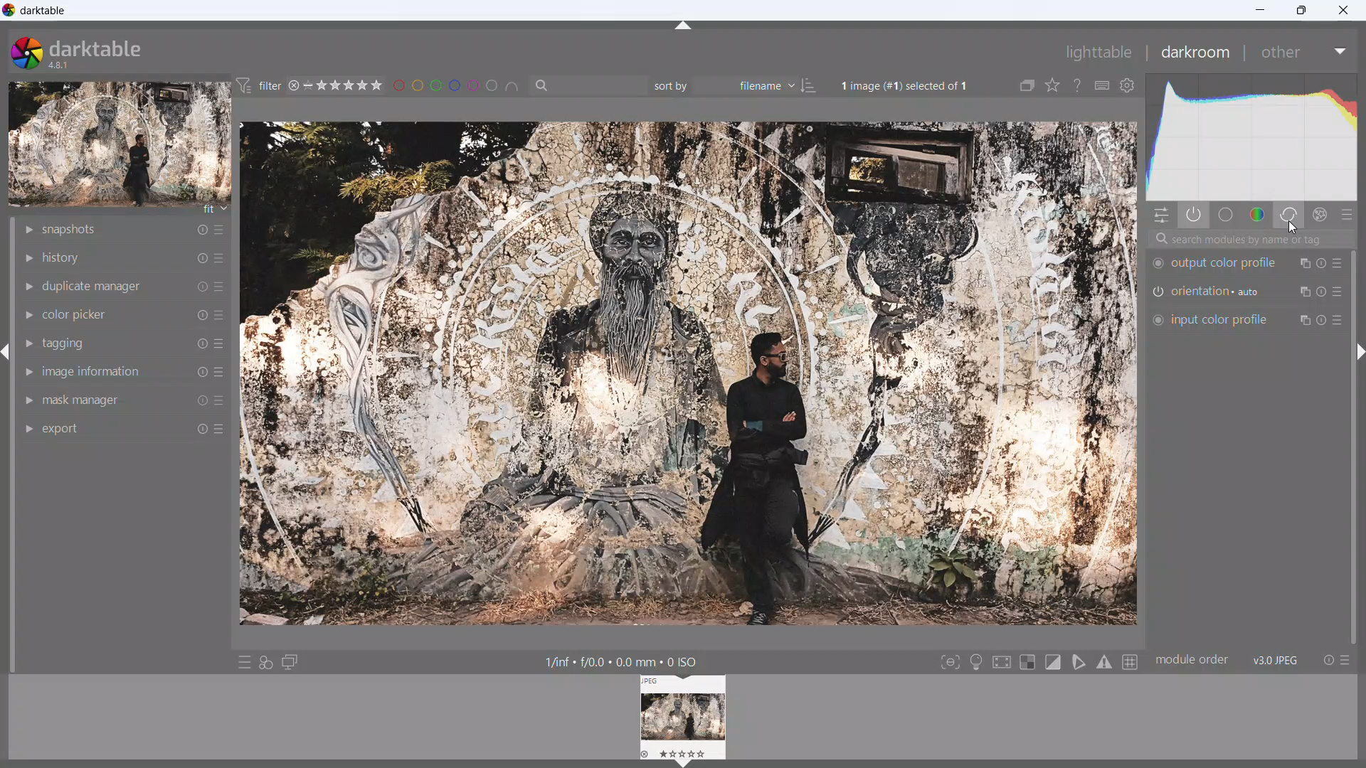 This screenshot has width=1366, height=768. I want to click on toggle indication for raw overexposure, so click(1028, 662).